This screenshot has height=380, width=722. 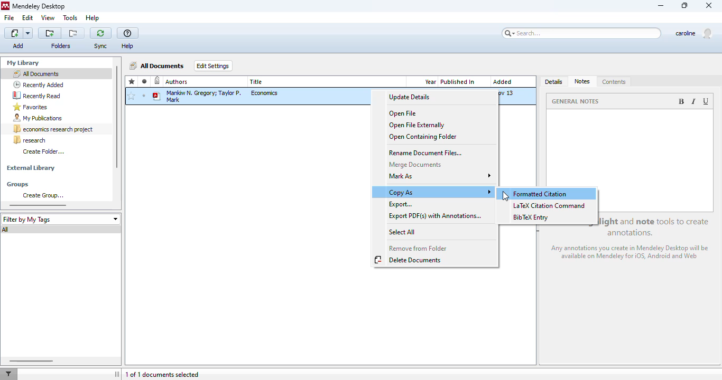 I want to click on research, so click(x=30, y=140).